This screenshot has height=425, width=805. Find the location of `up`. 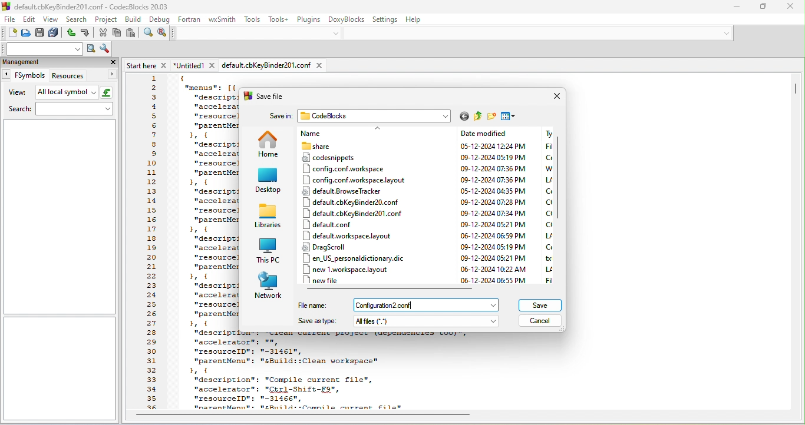

up is located at coordinates (379, 130).